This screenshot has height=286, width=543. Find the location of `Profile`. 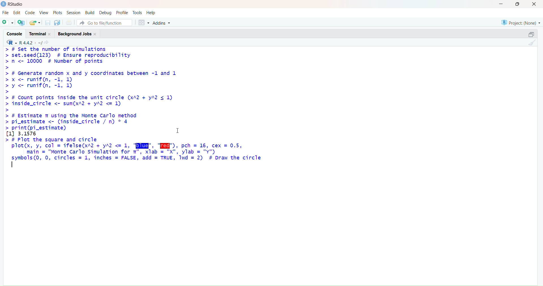

Profile is located at coordinates (123, 12).